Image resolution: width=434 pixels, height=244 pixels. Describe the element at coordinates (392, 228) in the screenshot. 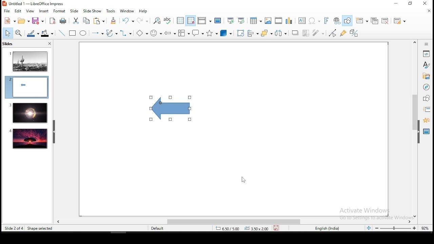

I see `zoom` at that location.